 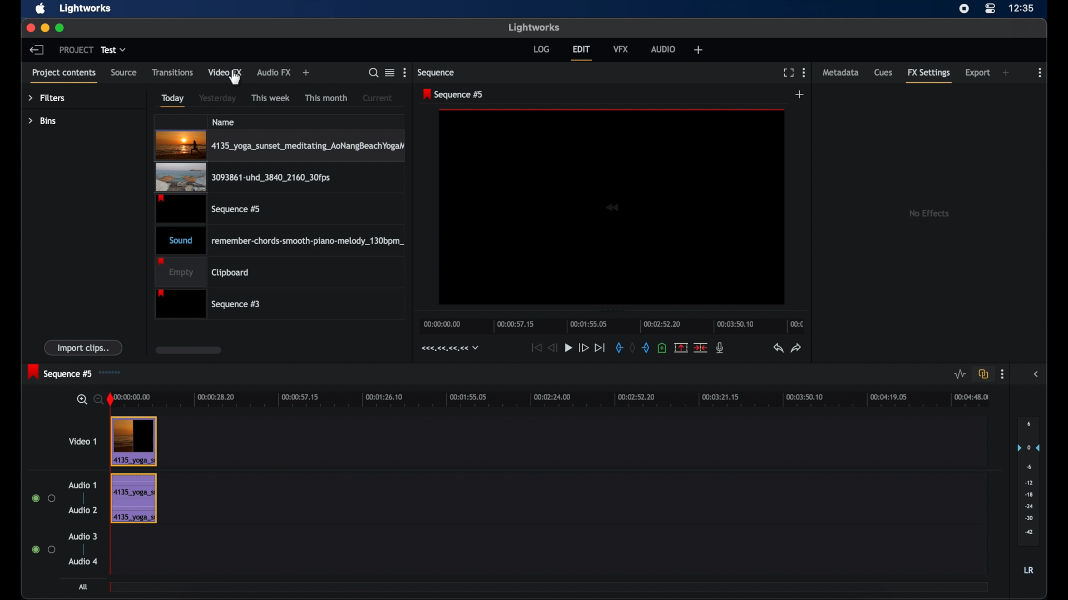 I want to click on audio track, so click(x=133, y=498).